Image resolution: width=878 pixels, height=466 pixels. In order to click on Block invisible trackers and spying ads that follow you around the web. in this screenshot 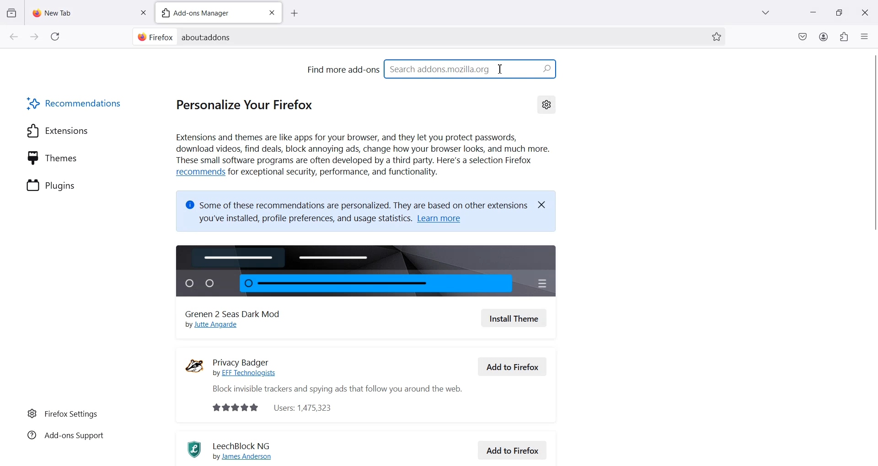, I will do `click(332, 389)`.